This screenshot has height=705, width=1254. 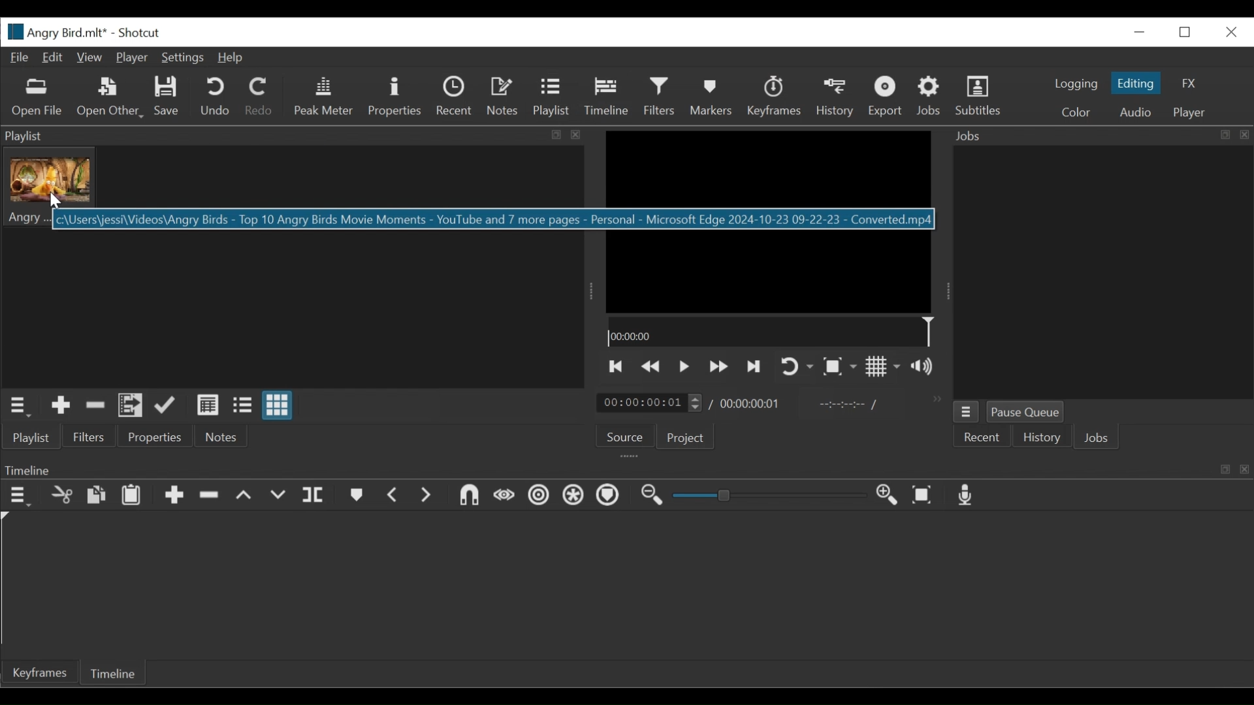 I want to click on Overwrite, so click(x=280, y=495).